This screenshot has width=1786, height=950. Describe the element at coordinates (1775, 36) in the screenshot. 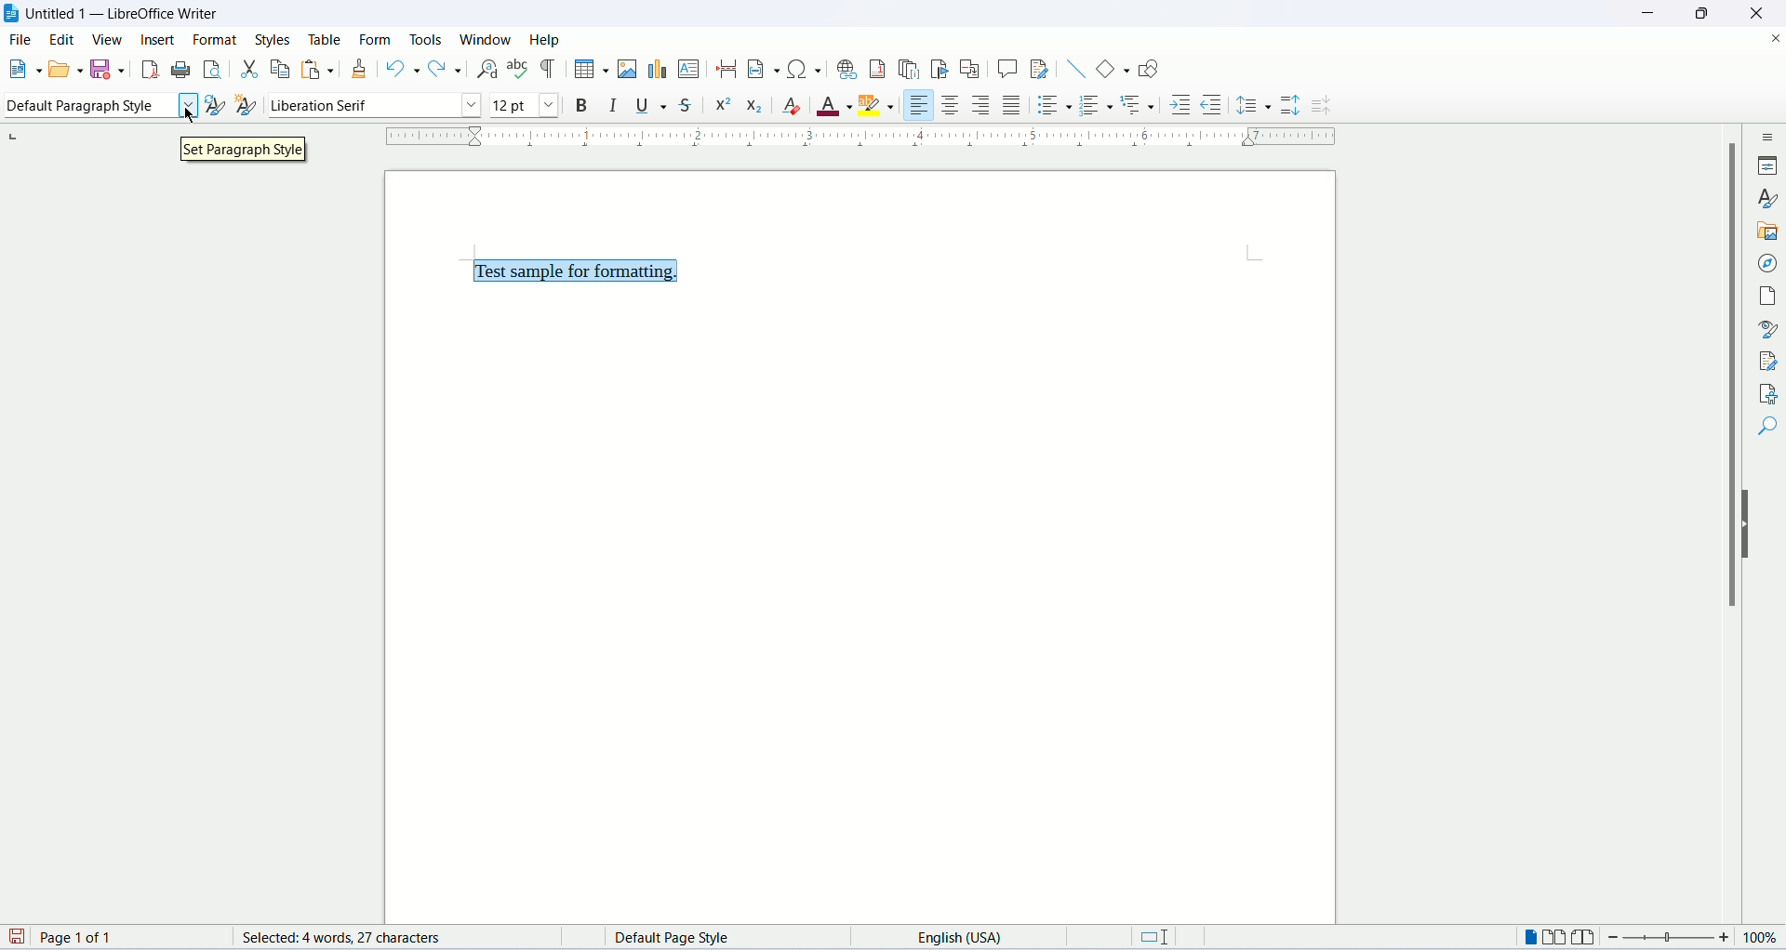

I see `close` at that location.